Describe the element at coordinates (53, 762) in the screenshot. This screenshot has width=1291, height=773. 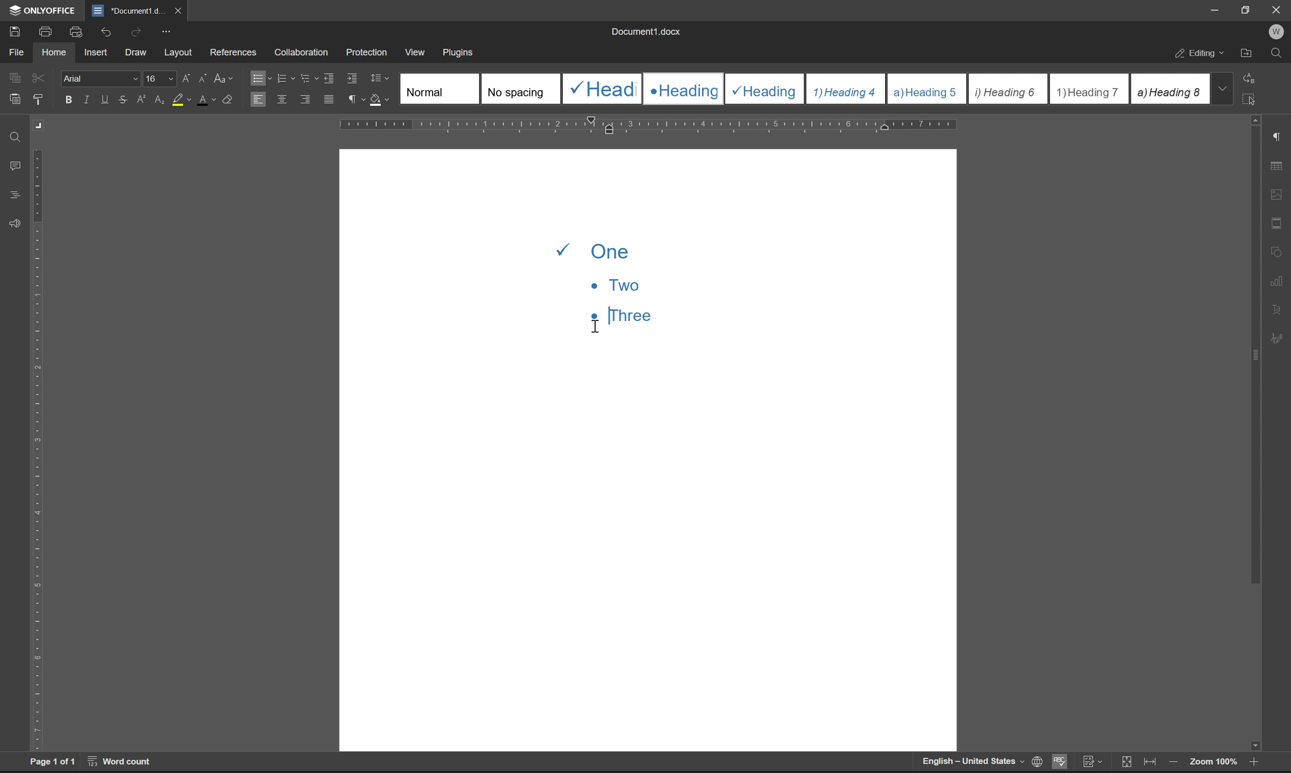
I see `page 1 of 1` at that location.